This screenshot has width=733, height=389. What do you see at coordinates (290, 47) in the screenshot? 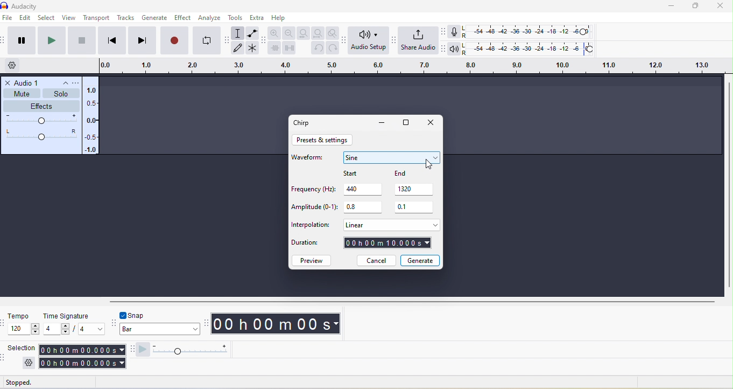
I see `silence audio selection` at bounding box center [290, 47].